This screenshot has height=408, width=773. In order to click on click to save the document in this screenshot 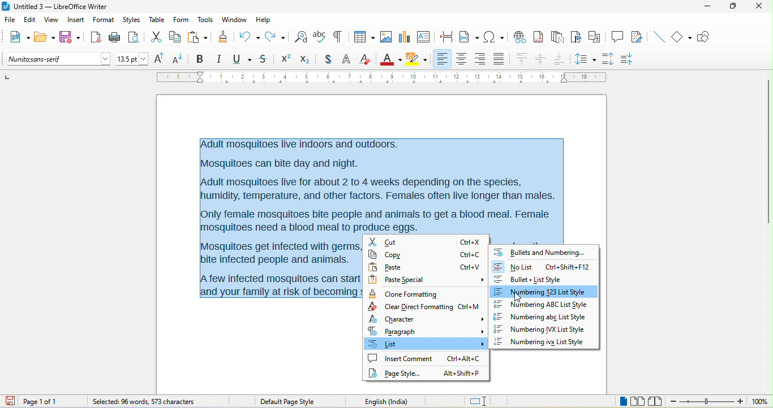, I will do `click(13, 402)`.